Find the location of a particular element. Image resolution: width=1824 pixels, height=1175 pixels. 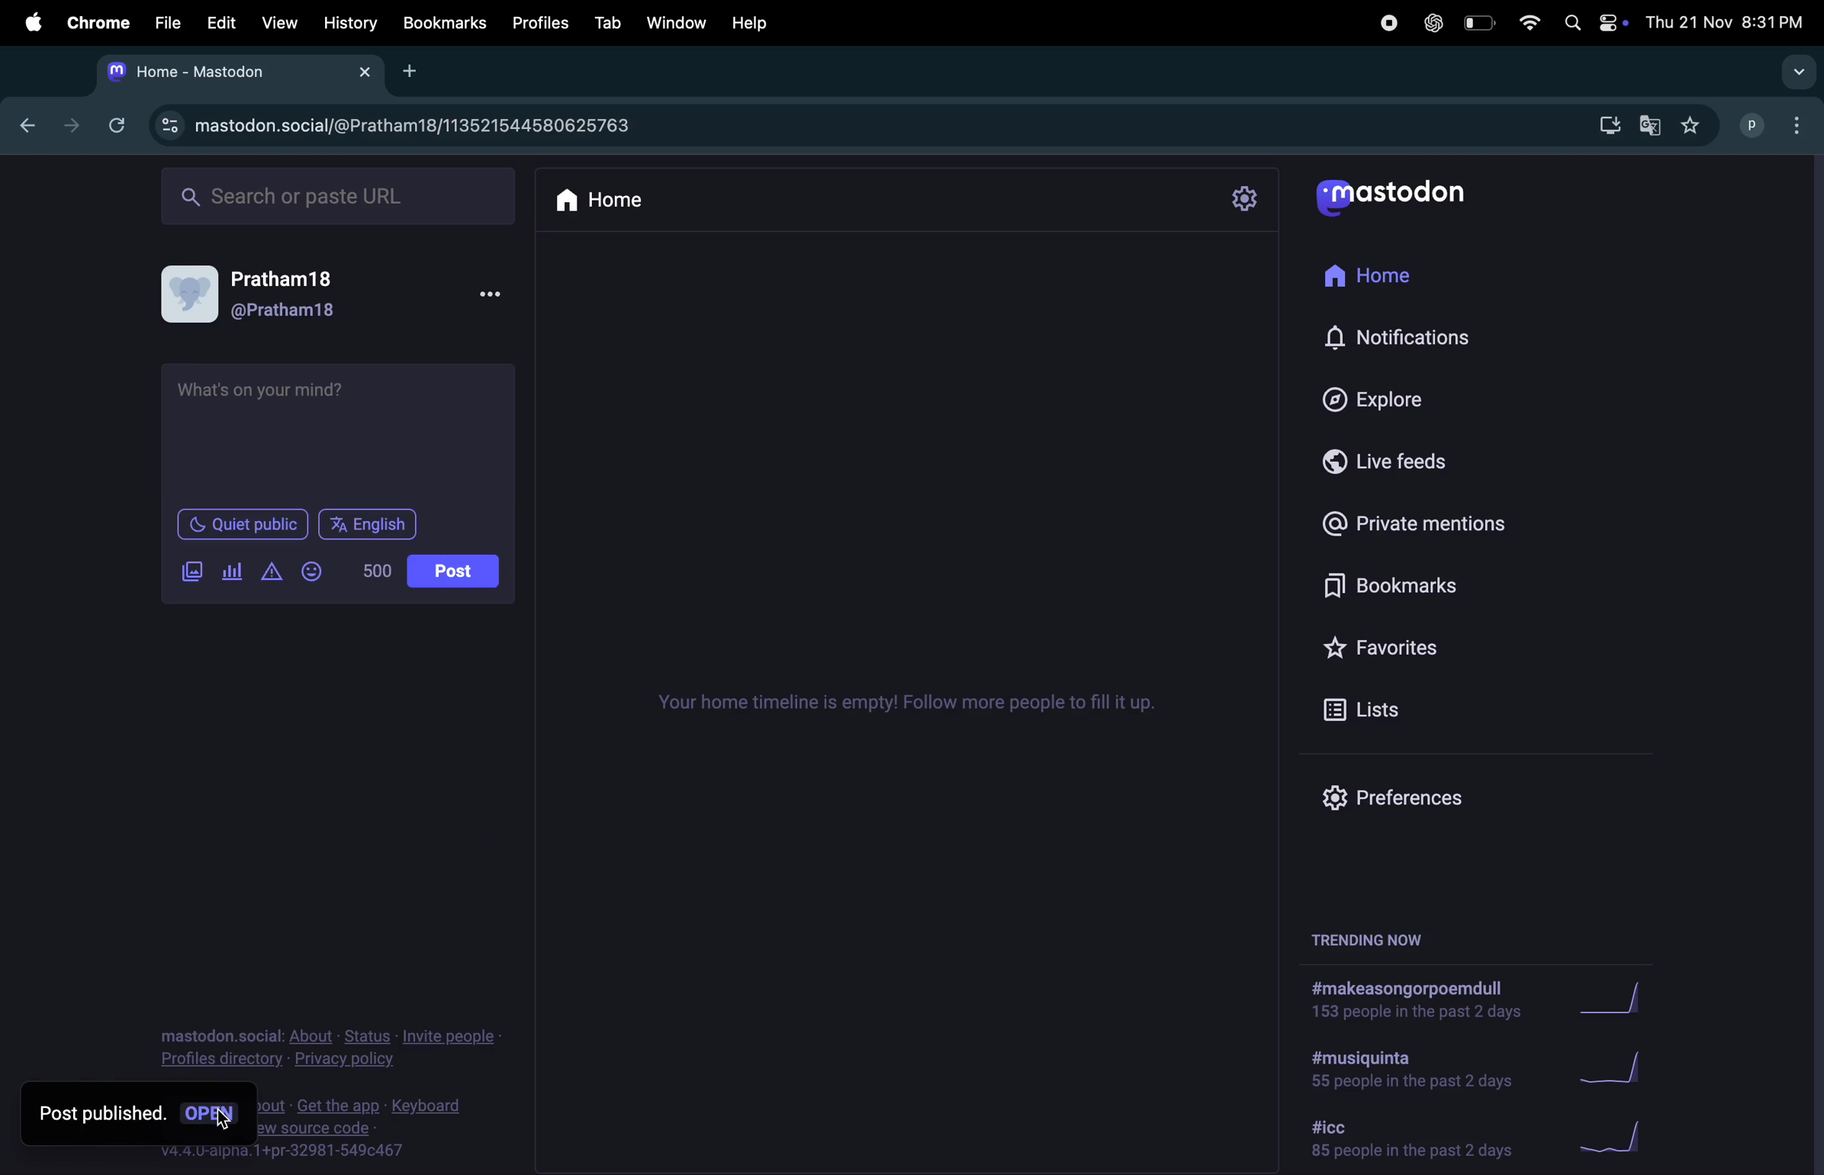

add poll is located at coordinates (232, 570).